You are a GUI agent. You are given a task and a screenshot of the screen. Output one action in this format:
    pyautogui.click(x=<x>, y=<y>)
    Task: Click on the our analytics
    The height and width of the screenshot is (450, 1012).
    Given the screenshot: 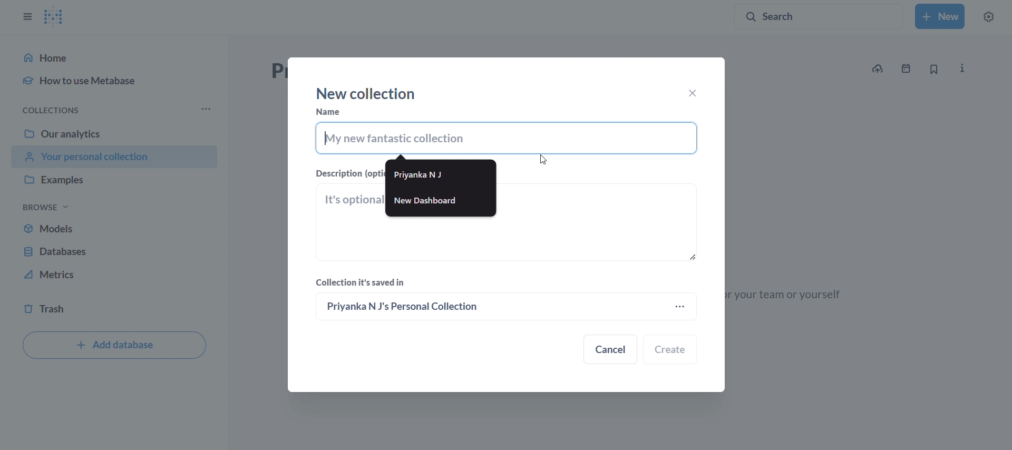 What is the action you would take?
    pyautogui.click(x=114, y=133)
    